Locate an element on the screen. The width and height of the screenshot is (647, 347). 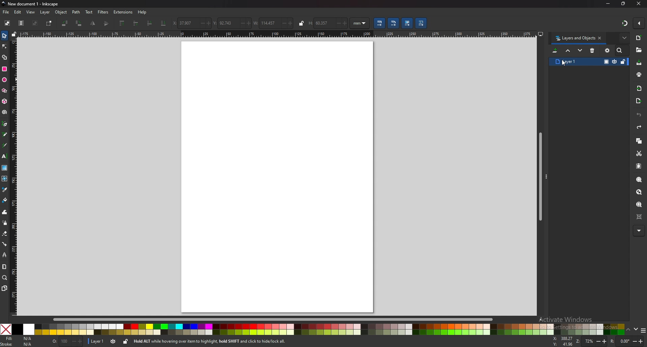
no color is located at coordinates (6, 329).